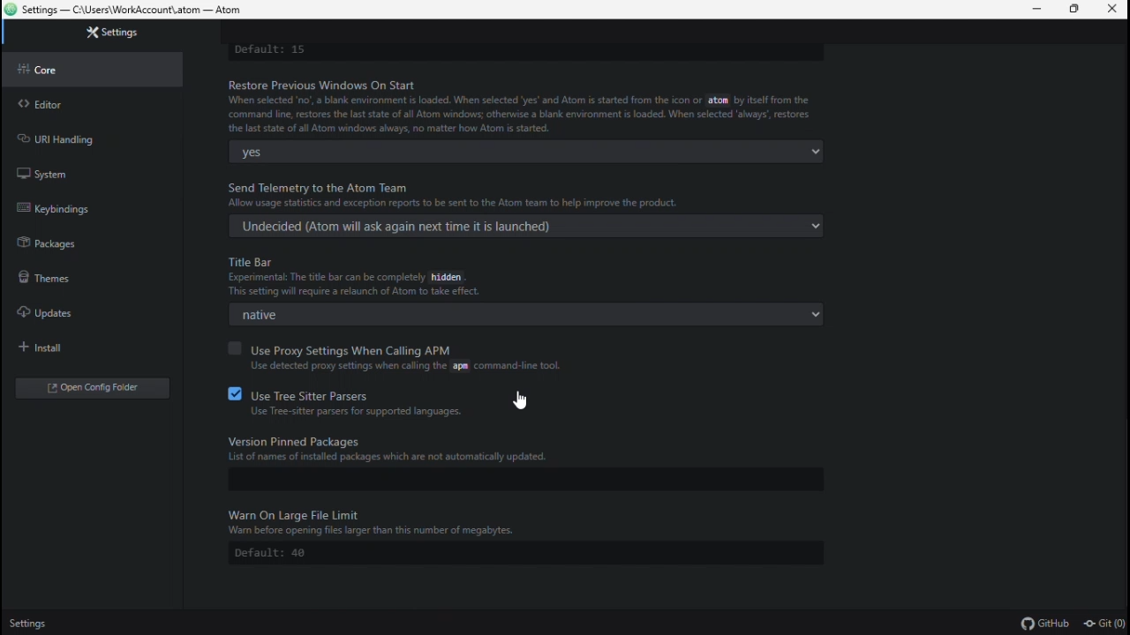  Describe the element at coordinates (520, 403) in the screenshot. I see `Cursor` at that location.